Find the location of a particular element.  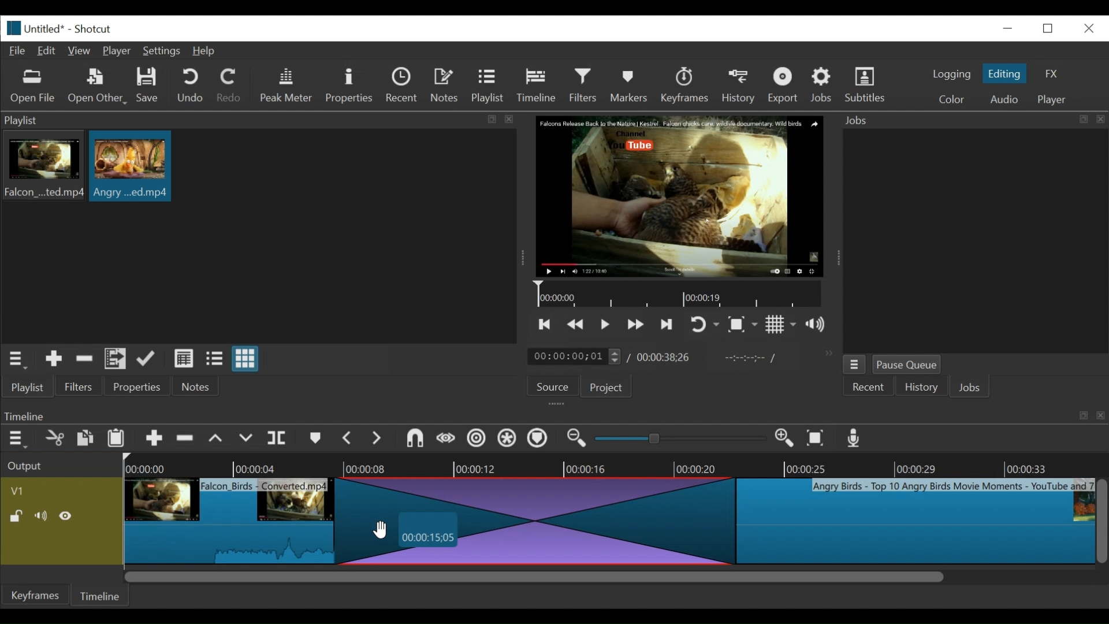

Filters is located at coordinates (79, 387).